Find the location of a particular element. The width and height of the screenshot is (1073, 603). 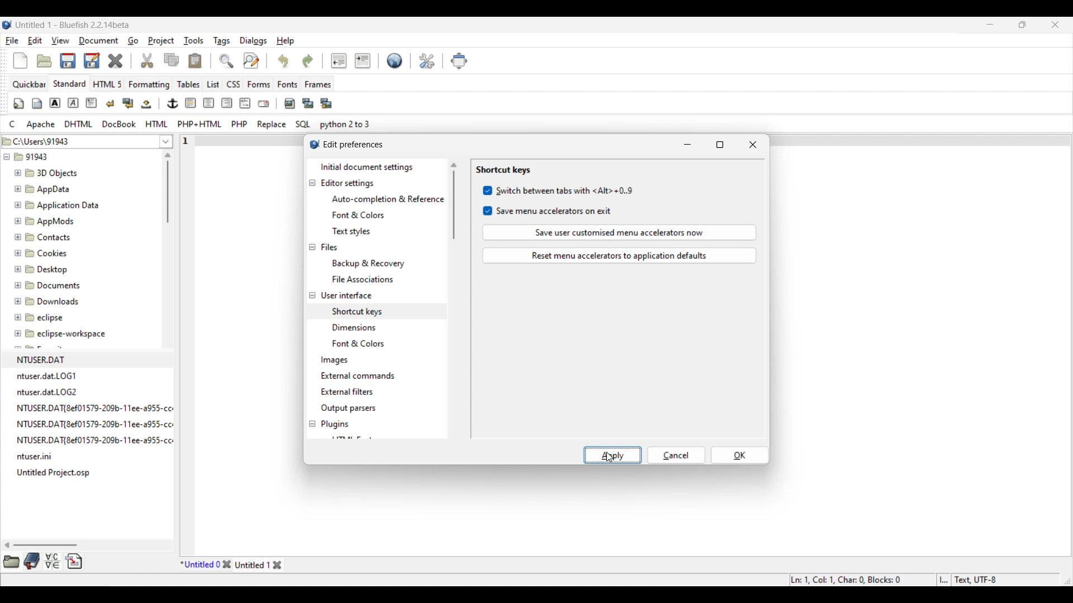

untitled project.osp is located at coordinates (56, 472).